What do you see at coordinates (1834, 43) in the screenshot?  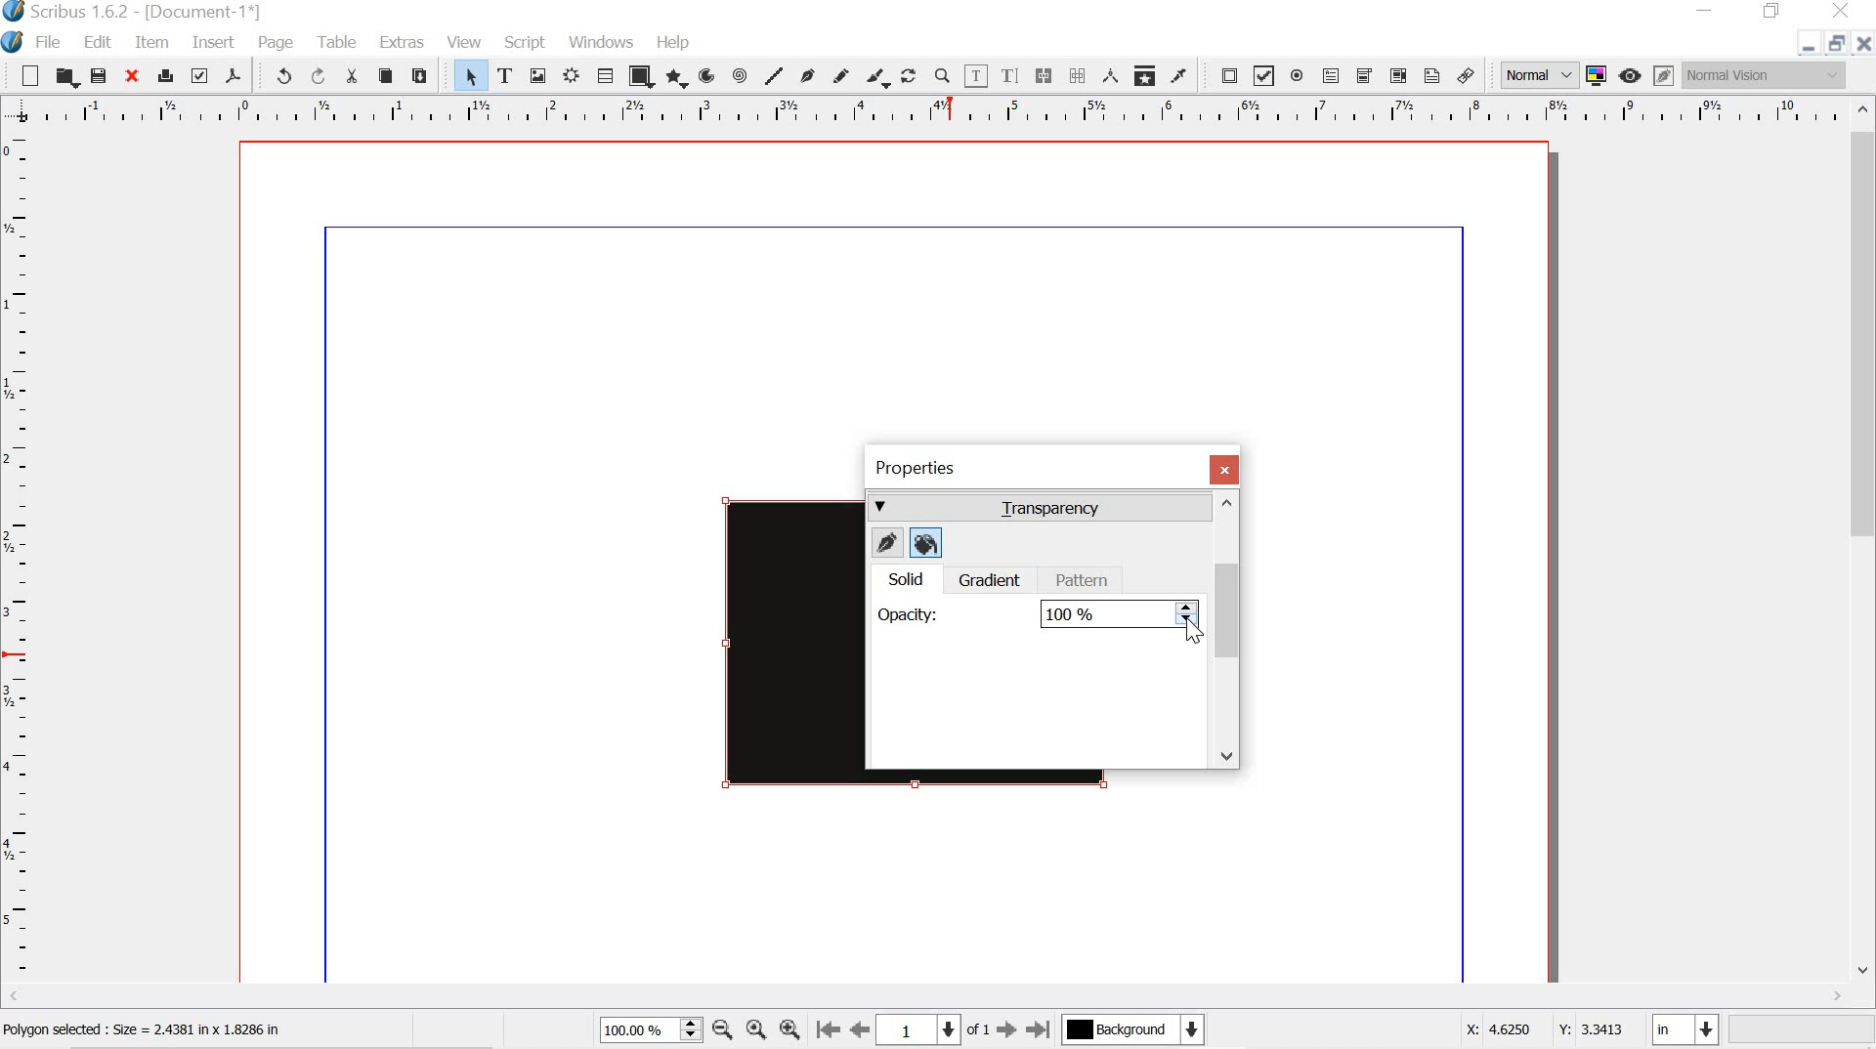 I see `restore down` at bounding box center [1834, 43].